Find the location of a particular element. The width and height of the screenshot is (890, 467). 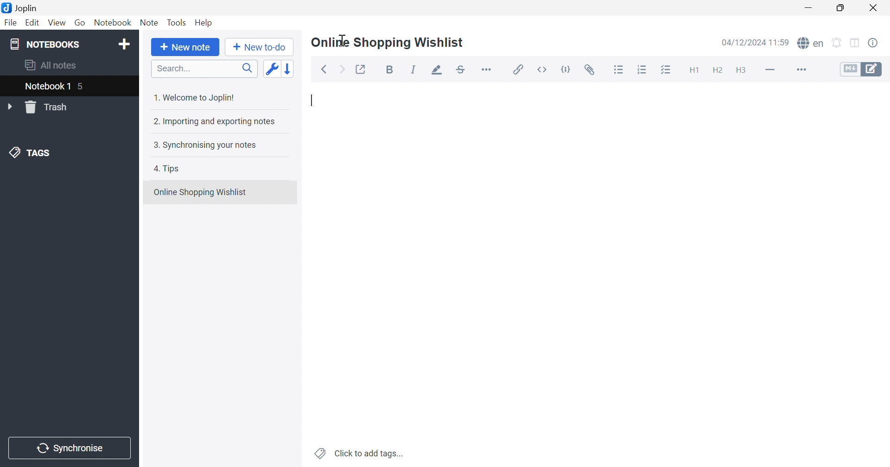

Heading 2 is located at coordinates (718, 71).